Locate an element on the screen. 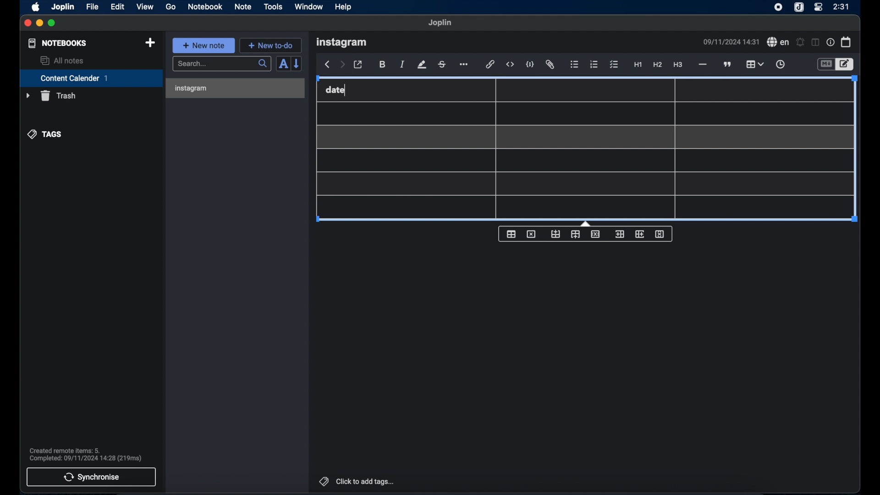  tags is located at coordinates (45, 134).